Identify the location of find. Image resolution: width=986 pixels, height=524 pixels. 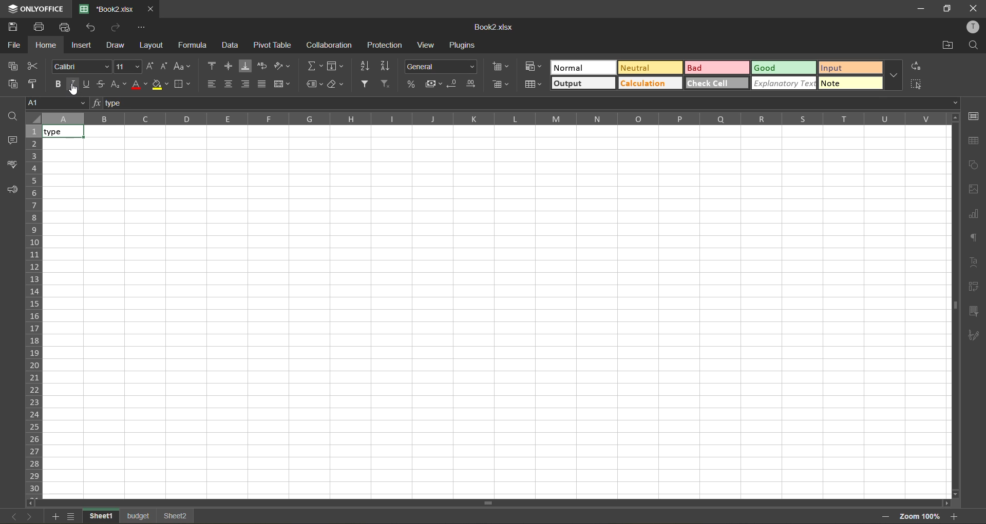
(975, 45).